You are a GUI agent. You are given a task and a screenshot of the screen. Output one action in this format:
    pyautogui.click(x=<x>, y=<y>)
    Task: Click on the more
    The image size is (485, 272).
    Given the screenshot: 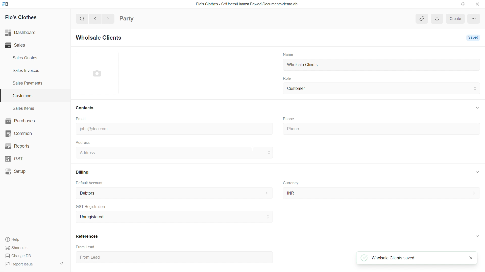 What is the action you would take?
    pyautogui.click(x=473, y=19)
    